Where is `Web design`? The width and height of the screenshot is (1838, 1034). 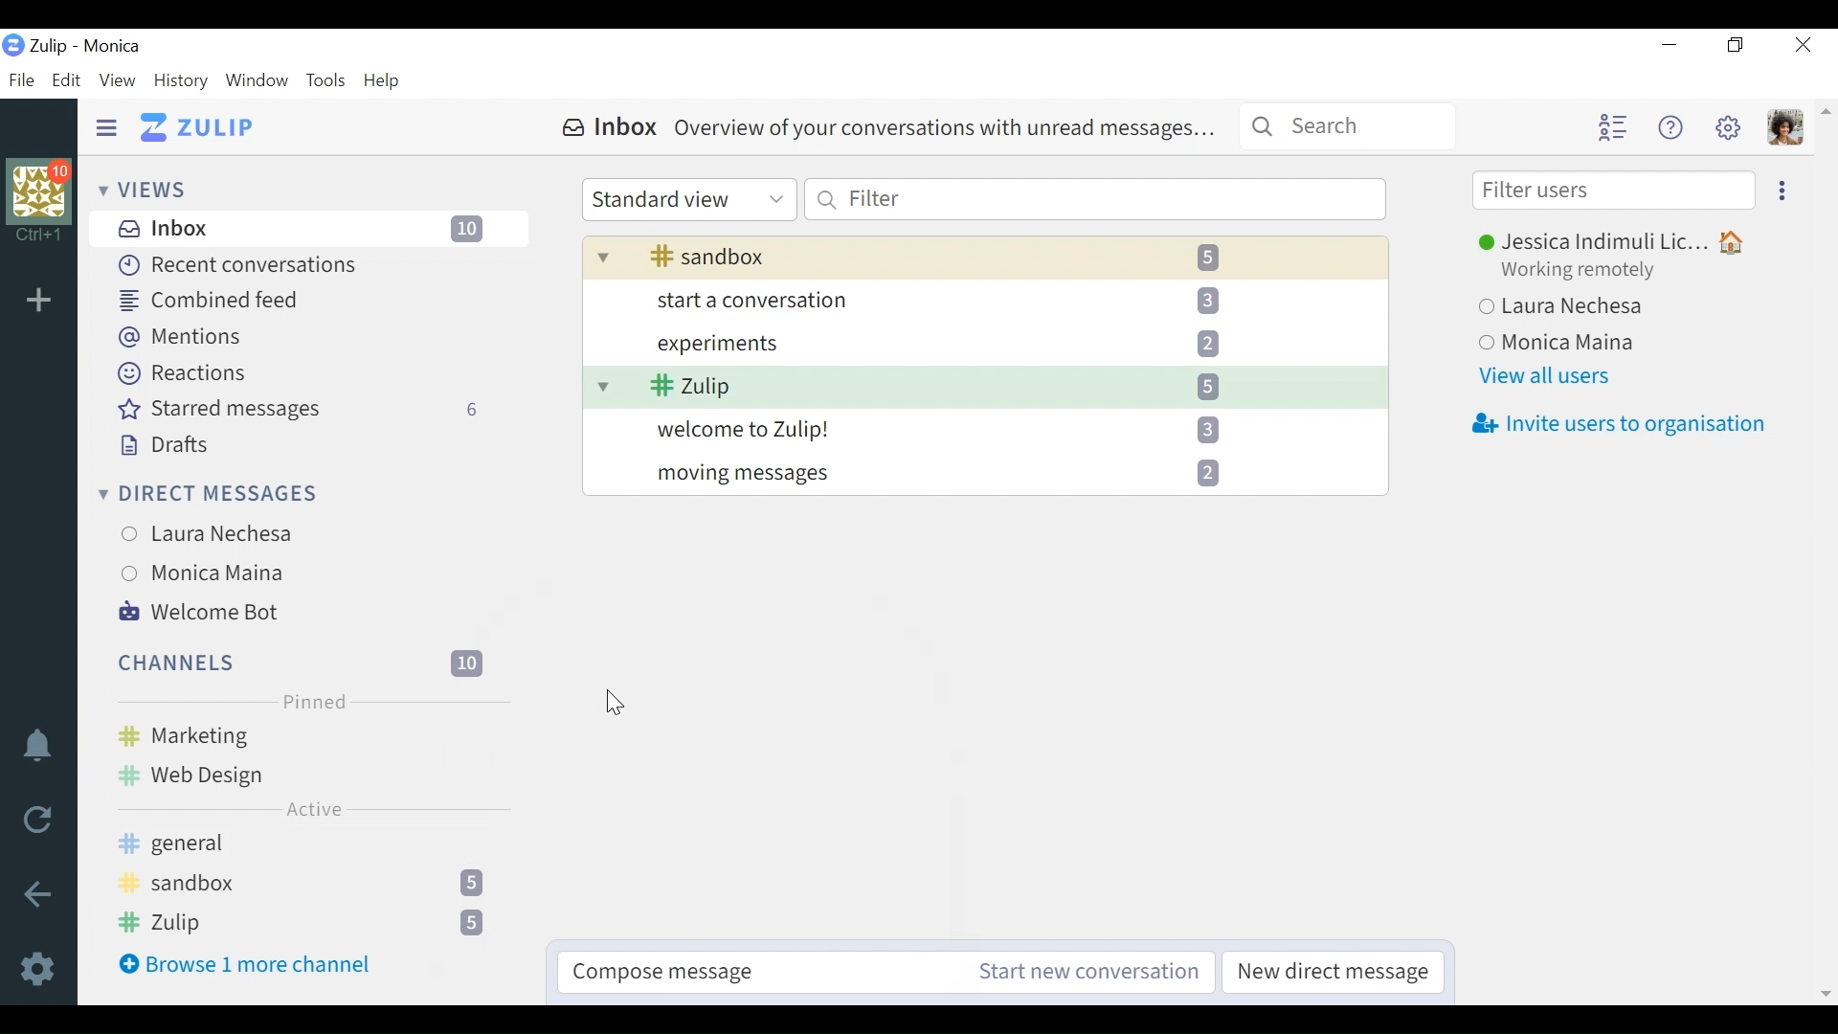 Web design is located at coordinates (303, 773).